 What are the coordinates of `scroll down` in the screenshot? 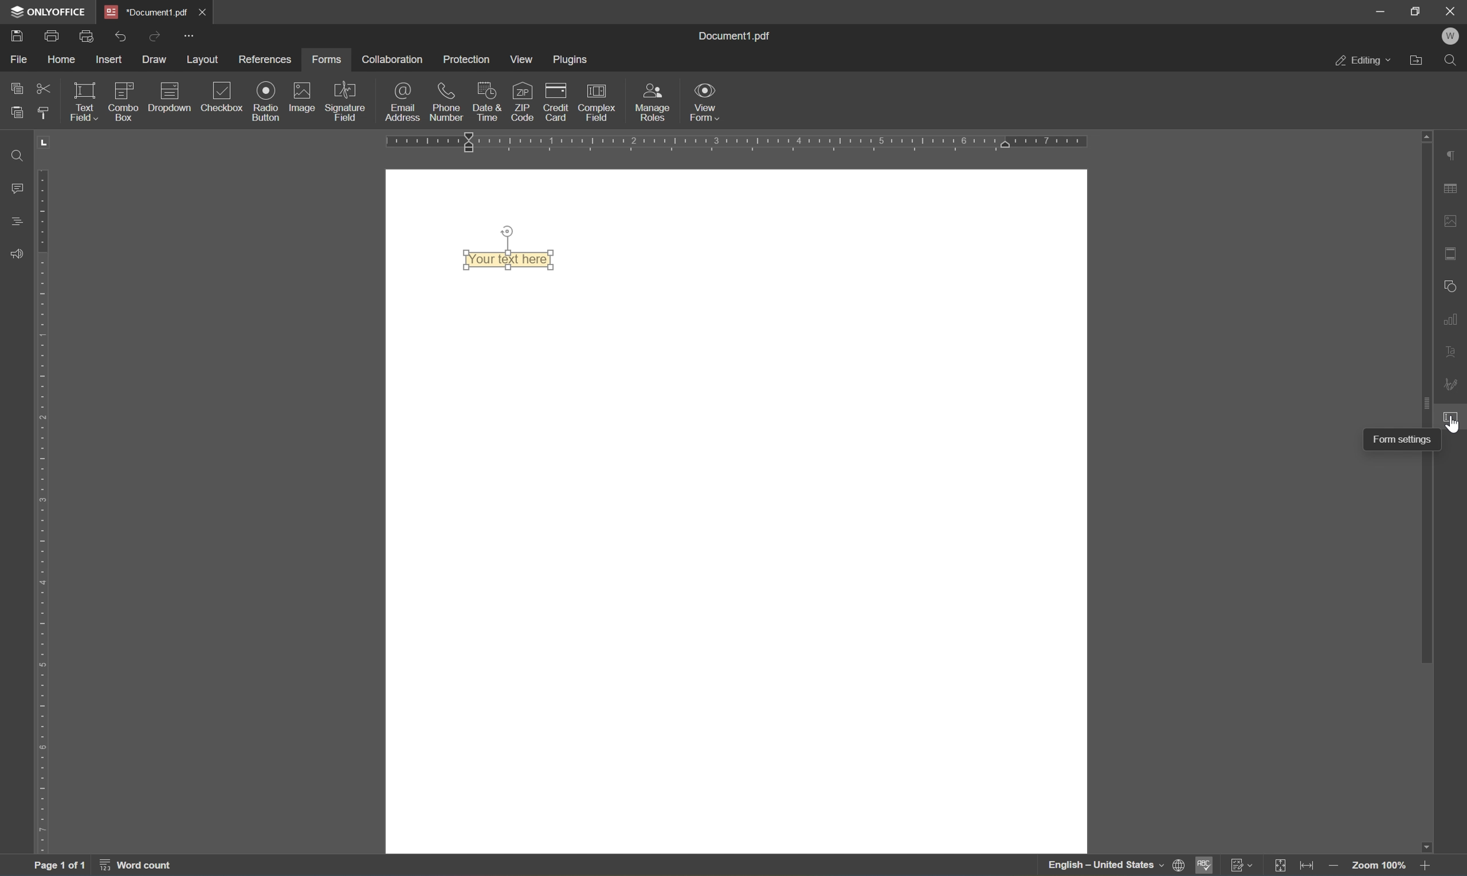 It's located at (1425, 848).